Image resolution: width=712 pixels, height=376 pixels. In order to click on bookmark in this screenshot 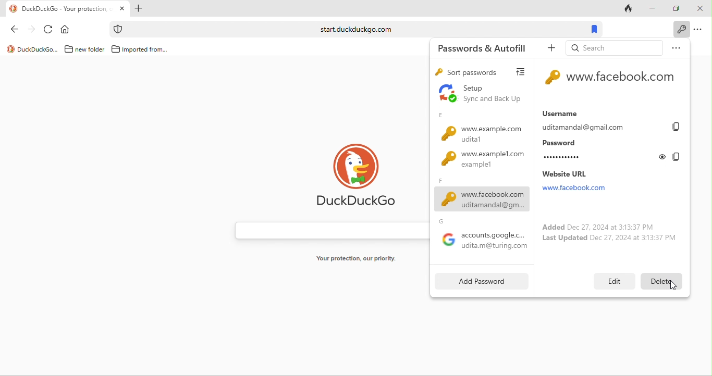, I will do `click(593, 29)`.